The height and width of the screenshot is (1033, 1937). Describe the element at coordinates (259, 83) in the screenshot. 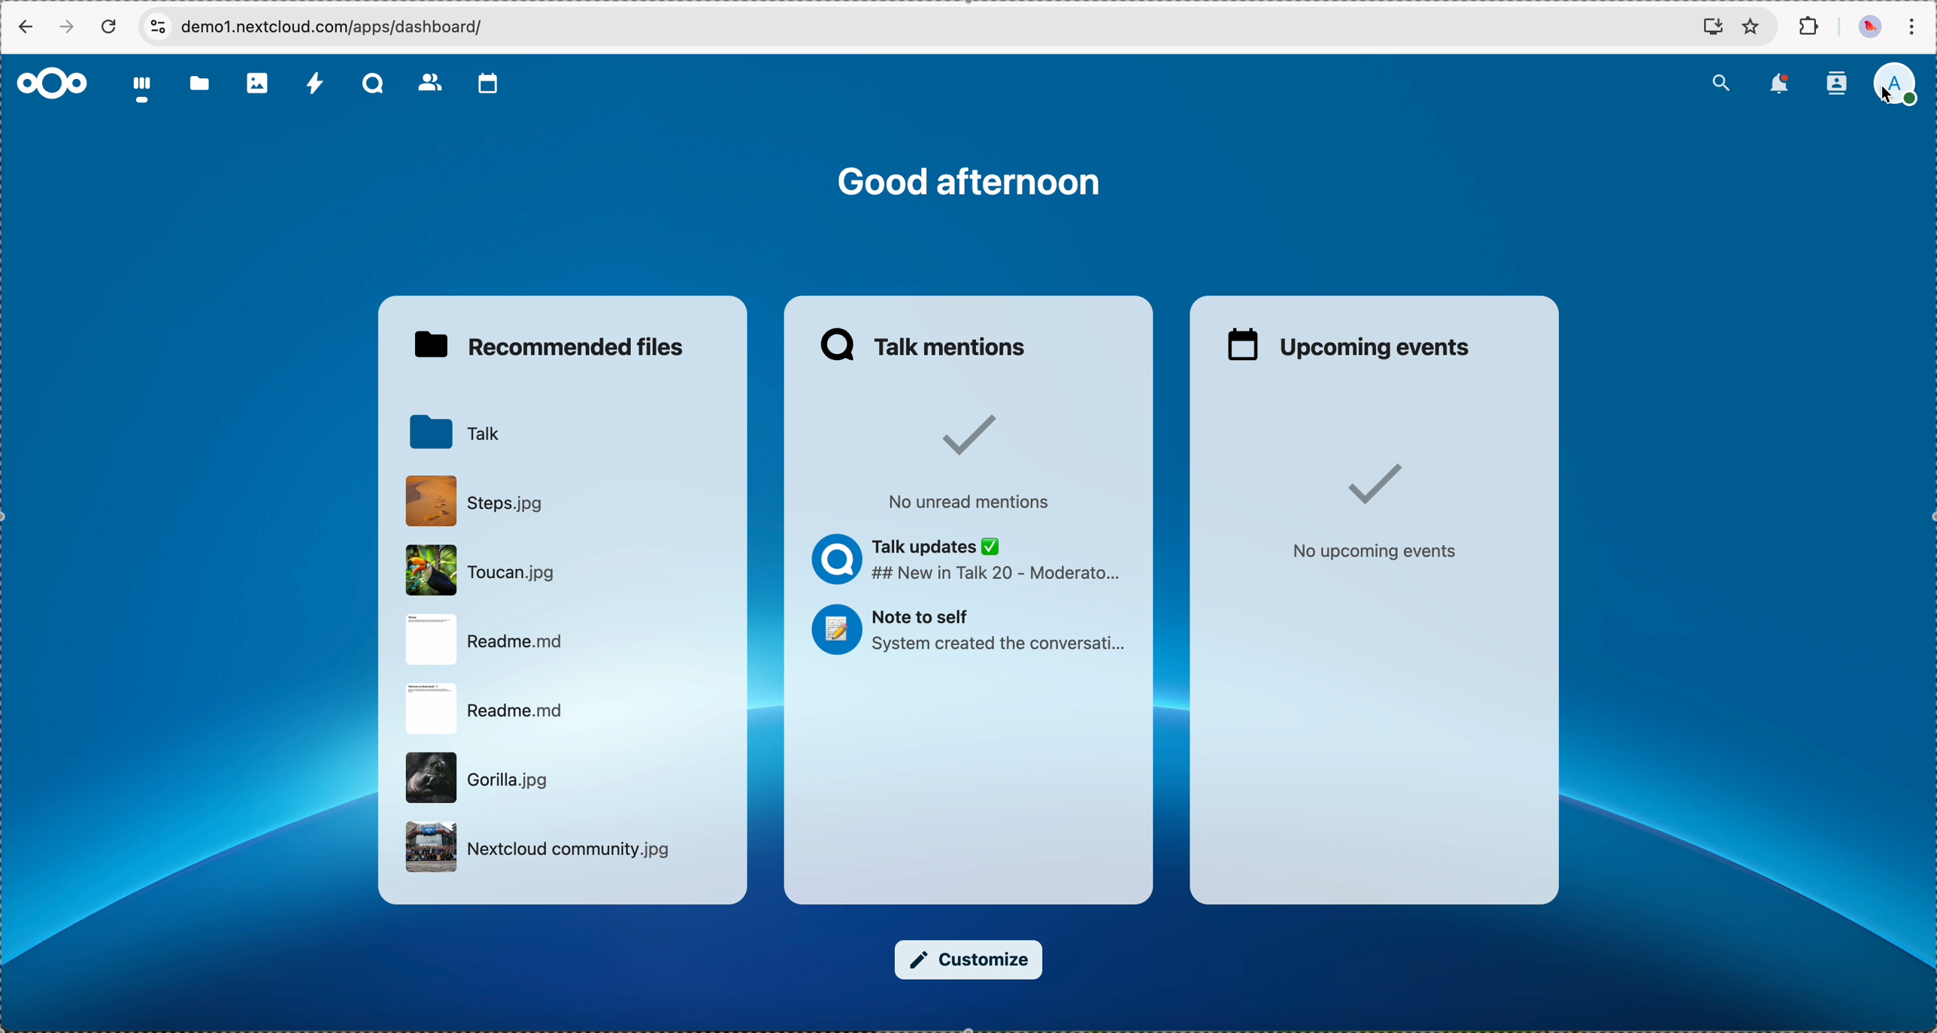

I see `photos` at that location.